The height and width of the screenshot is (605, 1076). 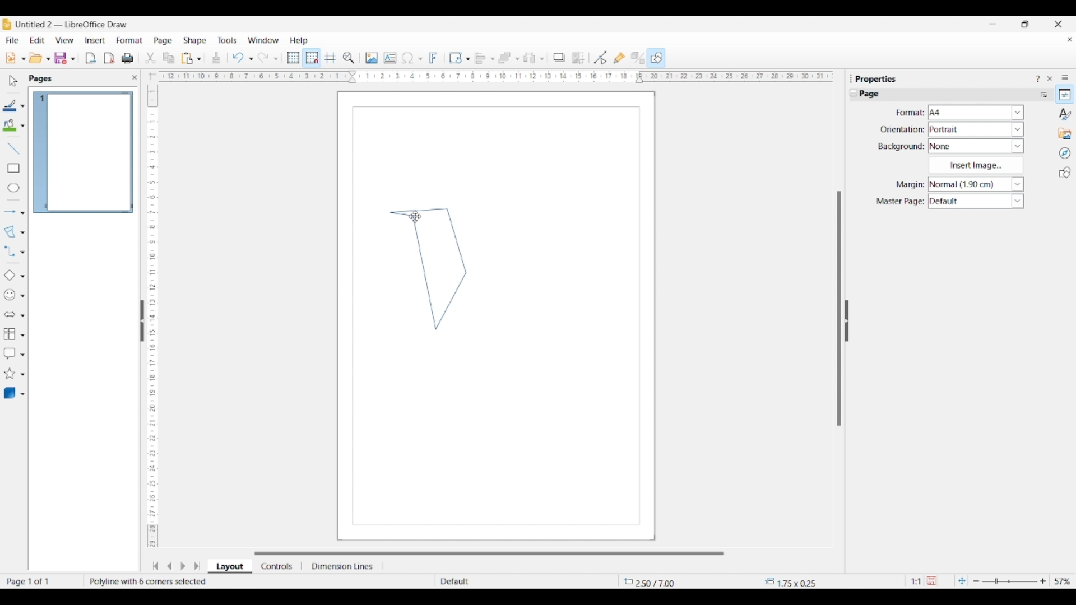 What do you see at coordinates (976, 201) in the screenshot?
I see `Master page options` at bounding box center [976, 201].